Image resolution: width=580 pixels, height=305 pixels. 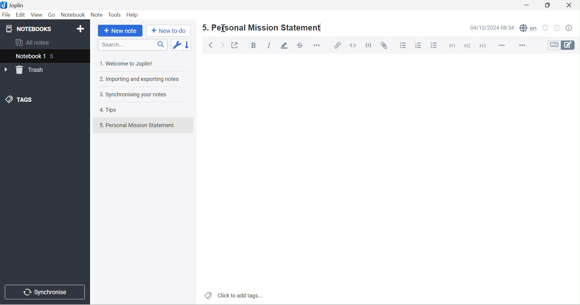 I want to click on New to-do, so click(x=171, y=31).